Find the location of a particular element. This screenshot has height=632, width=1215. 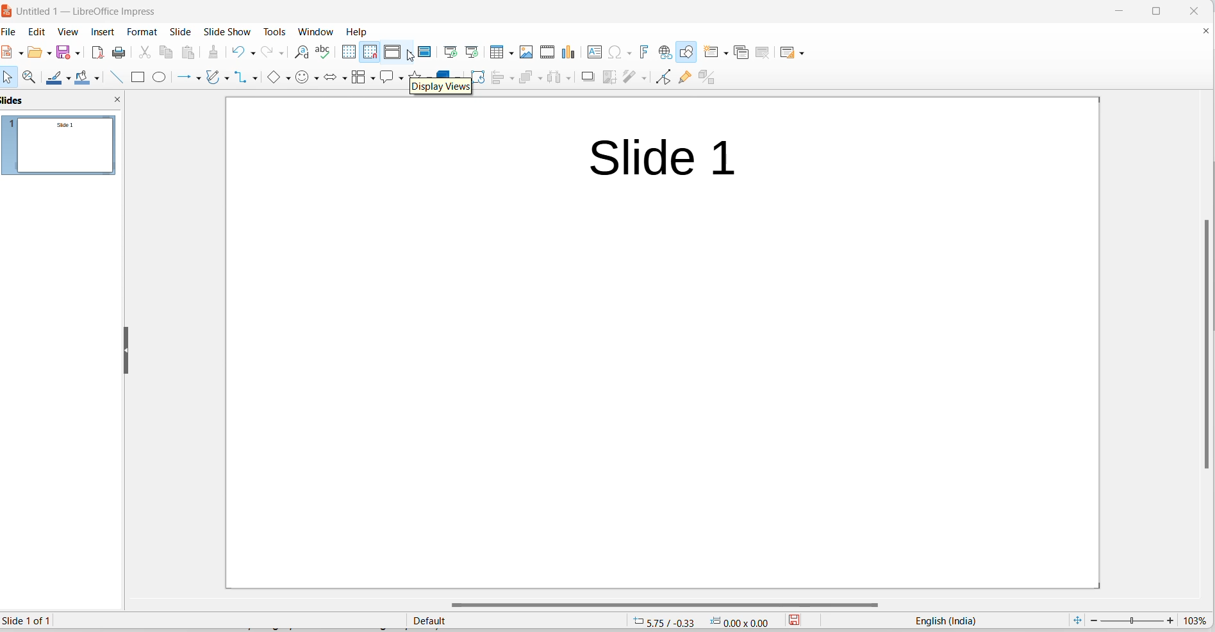

line color options is located at coordinates (70, 78).